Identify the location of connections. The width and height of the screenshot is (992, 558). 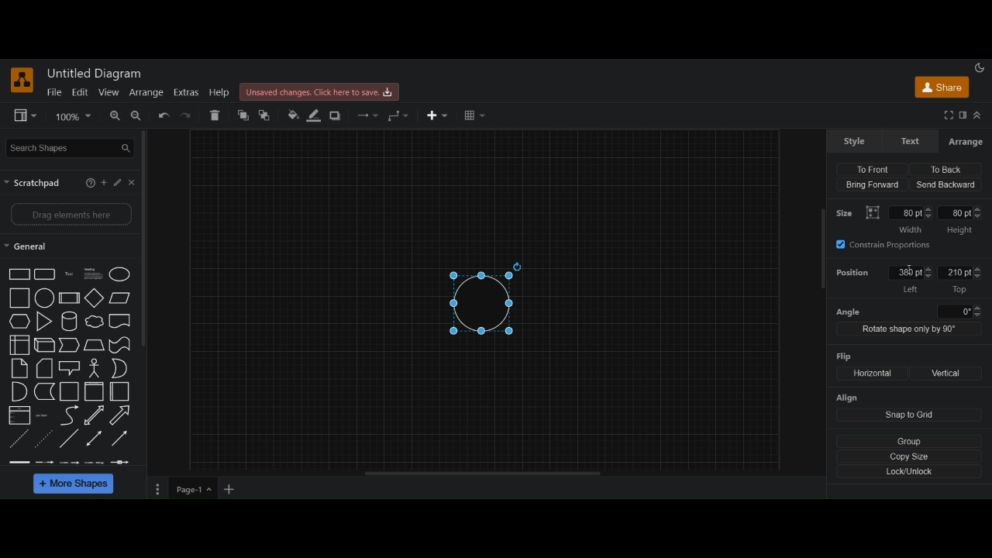
(367, 115).